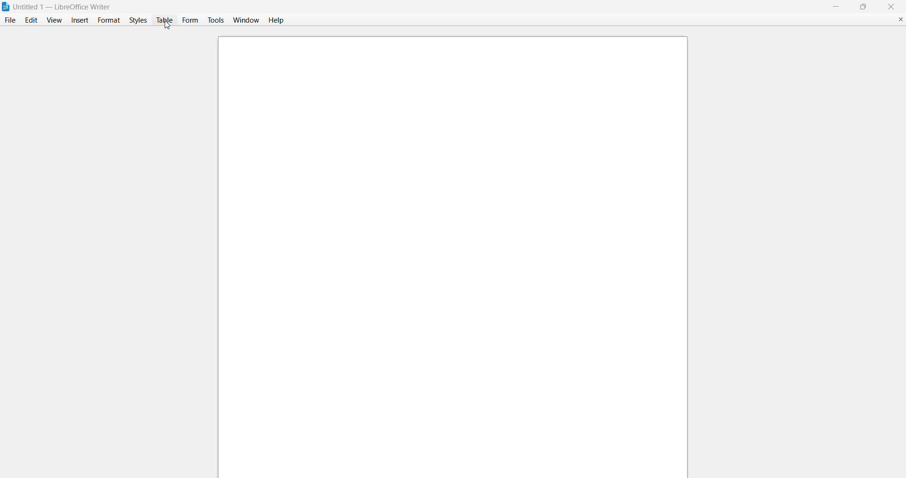 The width and height of the screenshot is (906, 478). What do you see at coordinates (216, 20) in the screenshot?
I see `tools` at bounding box center [216, 20].